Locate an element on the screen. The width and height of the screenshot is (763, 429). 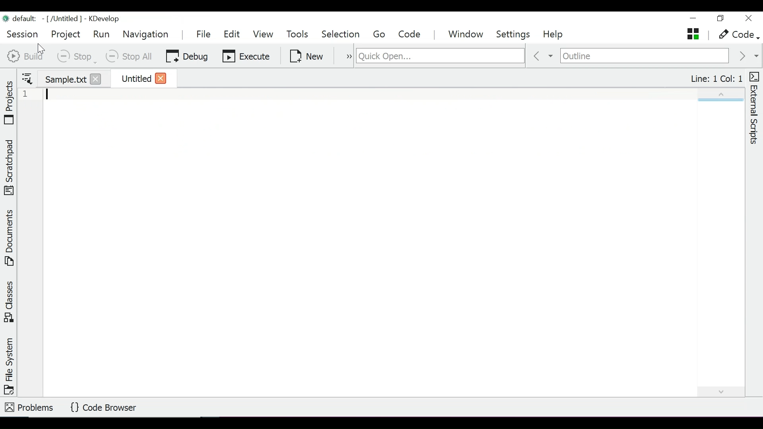
Restore is located at coordinates (721, 19).